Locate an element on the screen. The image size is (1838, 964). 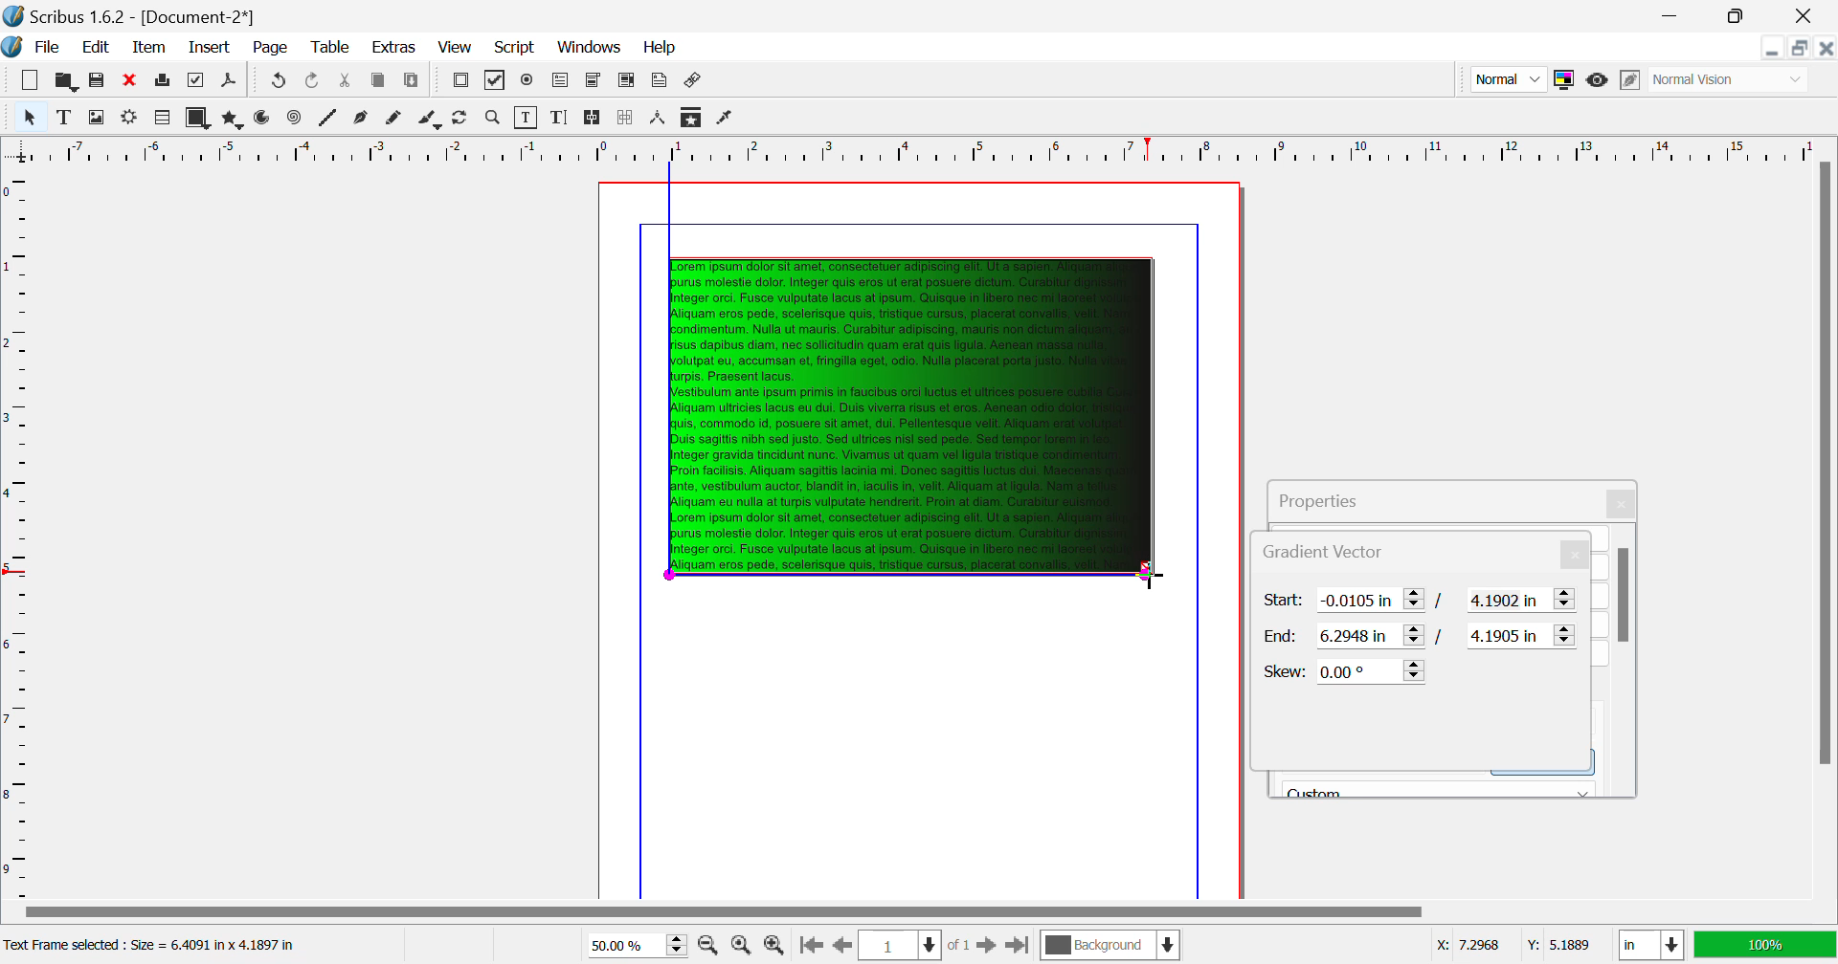
Insert is located at coordinates (211, 49).